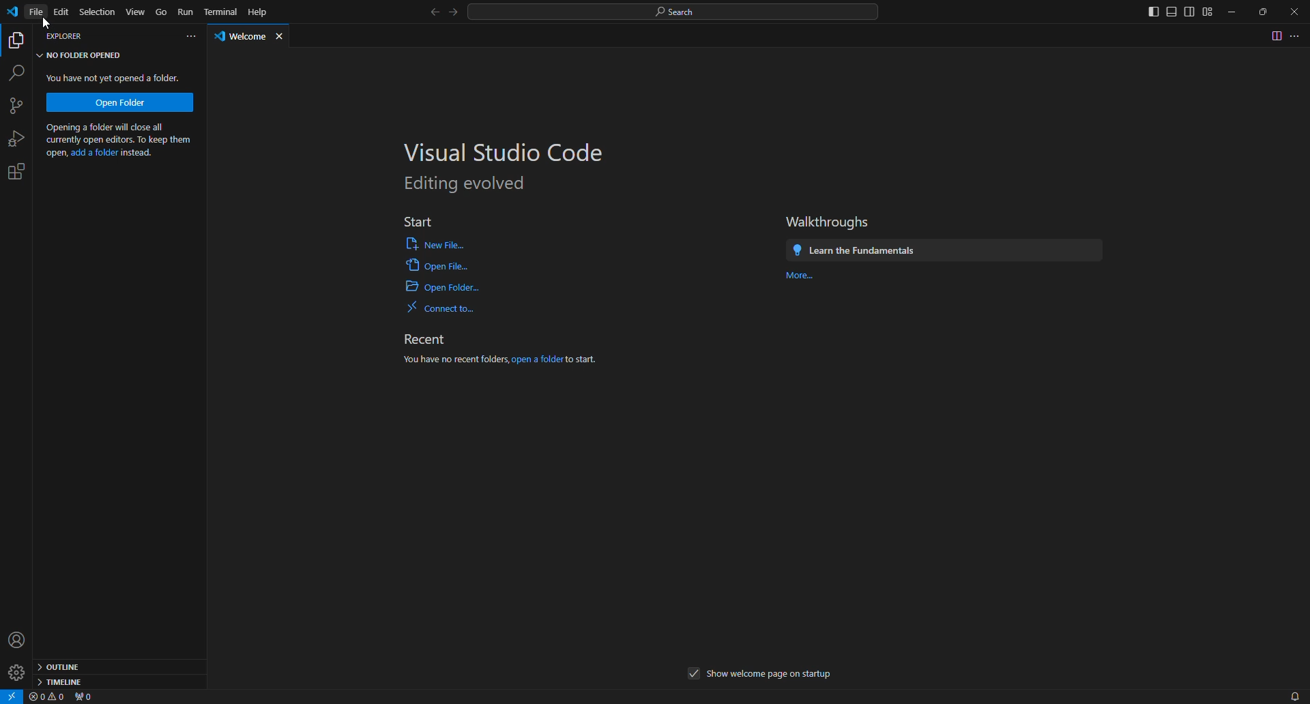 Image resolution: width=1310 pixels, height=704 pixels. What do you see at coordinates (61, 681) in the screenshot?
I see `timeline` at bounding box center [61, 681].